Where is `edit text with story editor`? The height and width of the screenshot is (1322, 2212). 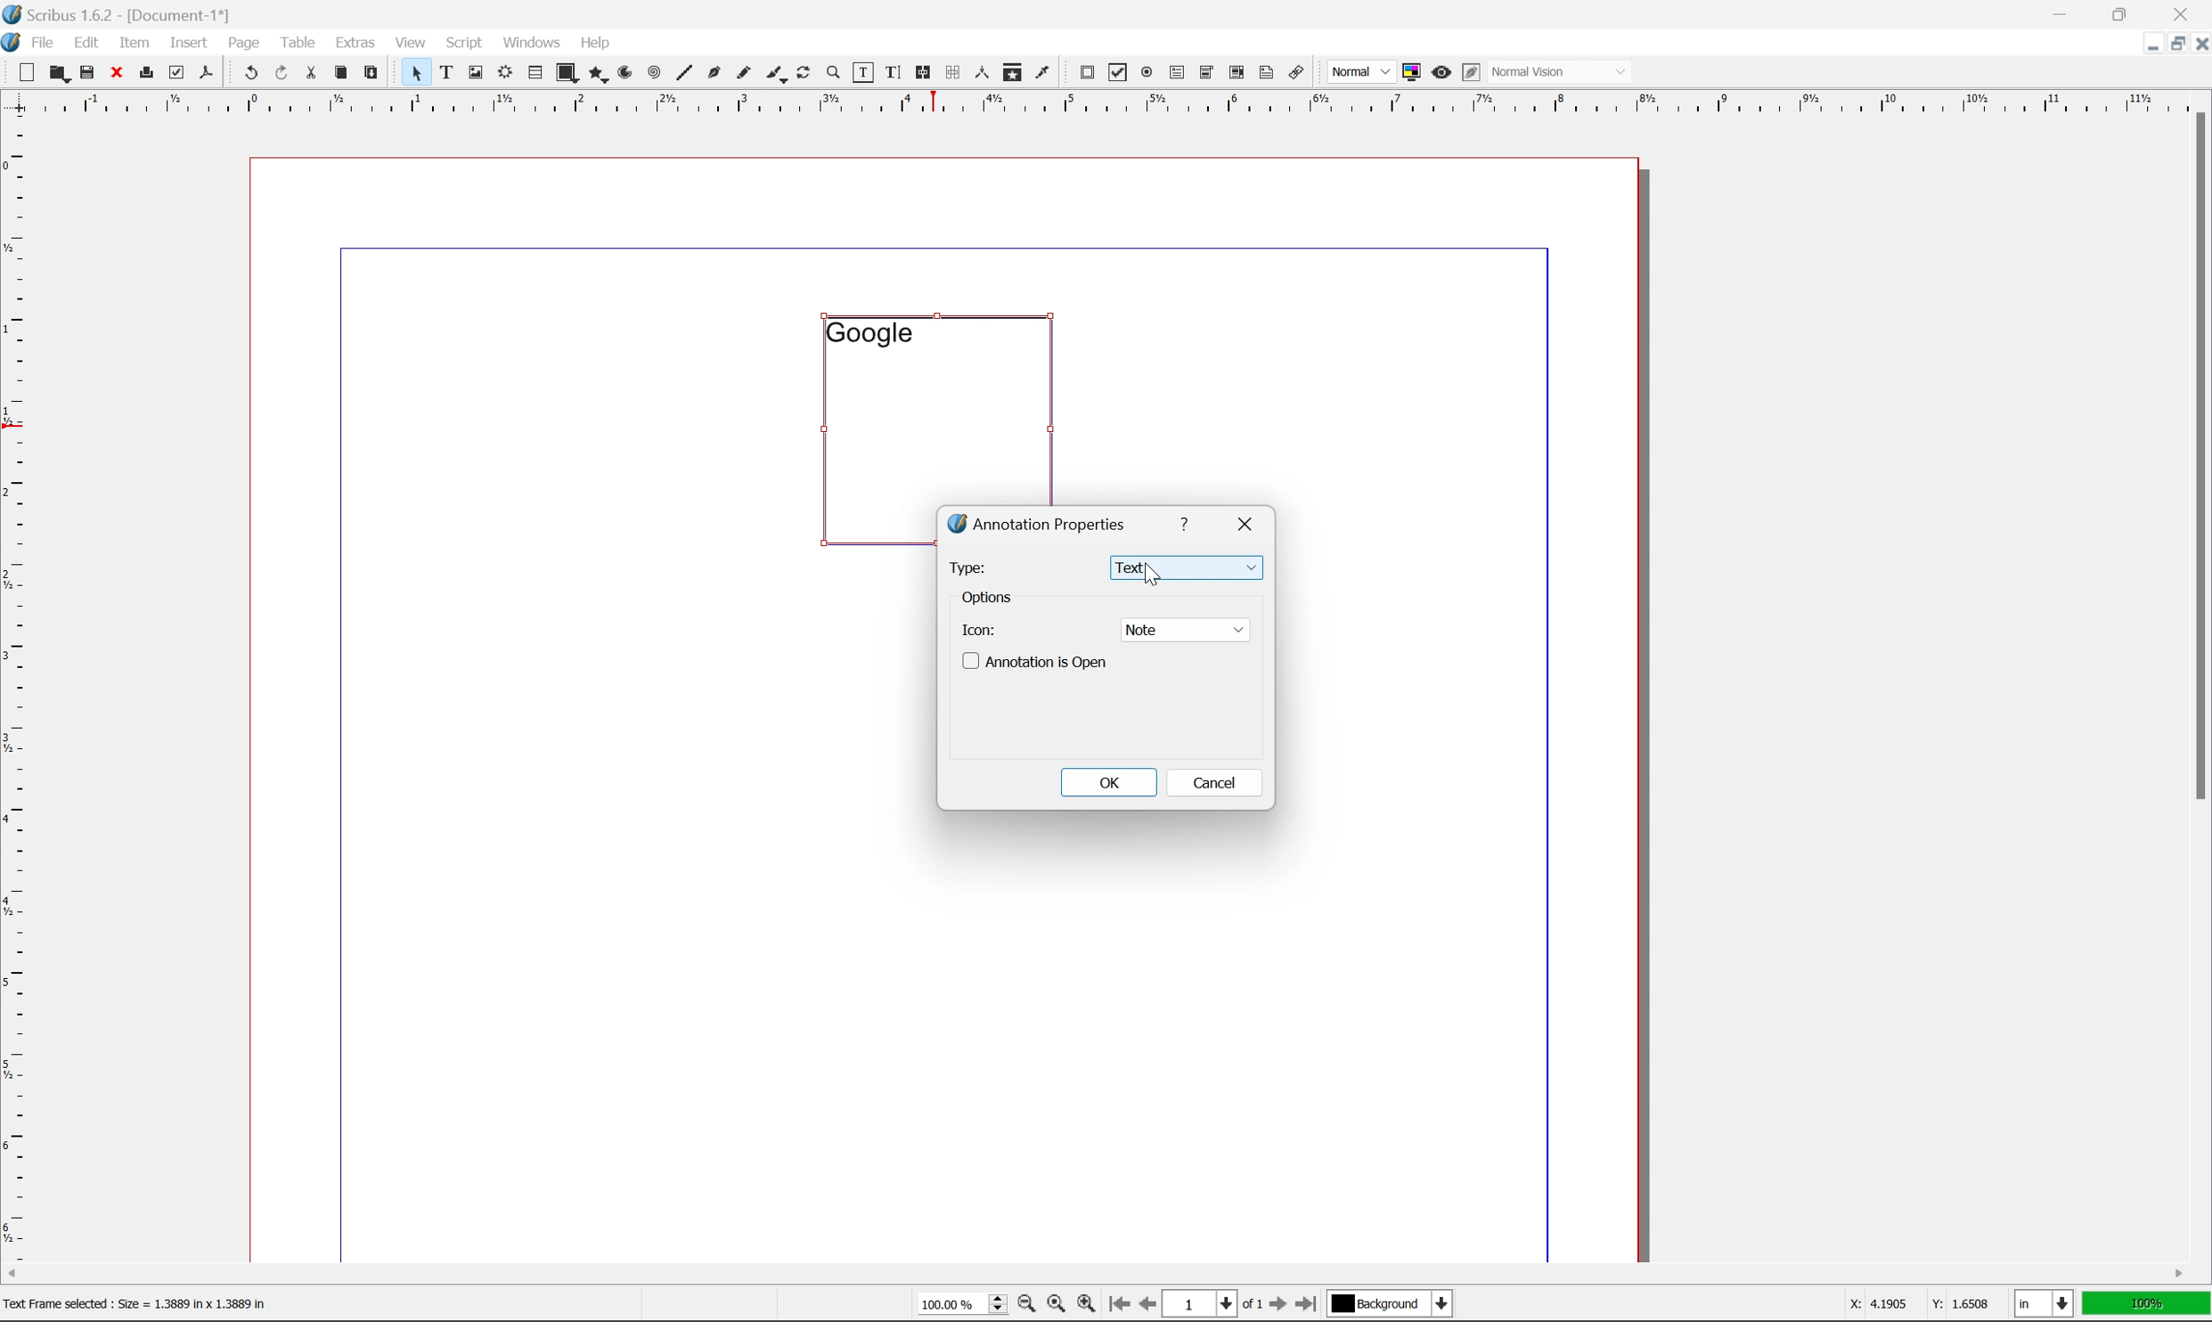
edit text with story editor is located at coordinates (889, 71).